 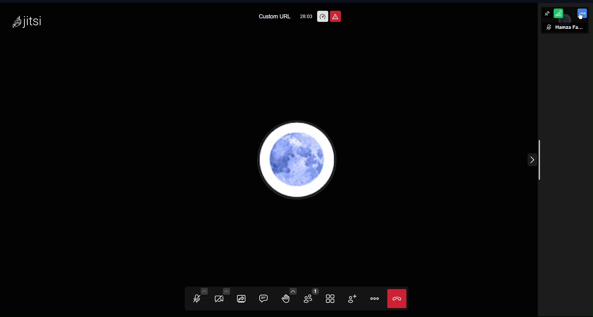 I want to click on more options, so click(x=582, y=13).